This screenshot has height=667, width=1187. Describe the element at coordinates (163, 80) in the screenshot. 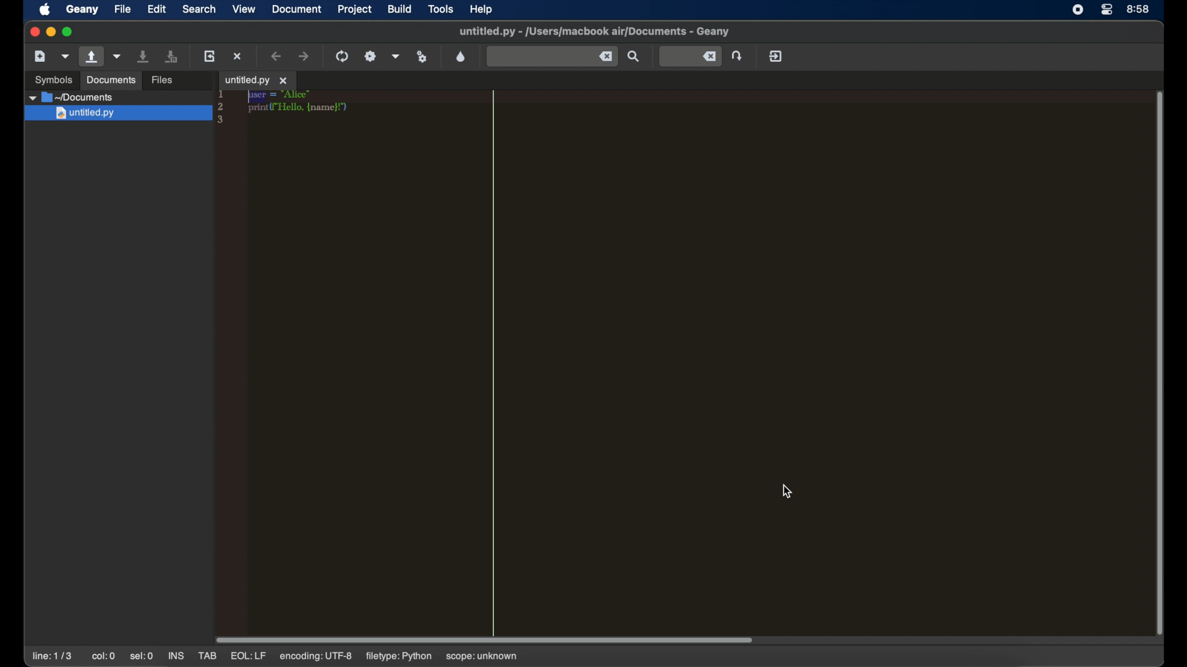

I see `files` at that location.